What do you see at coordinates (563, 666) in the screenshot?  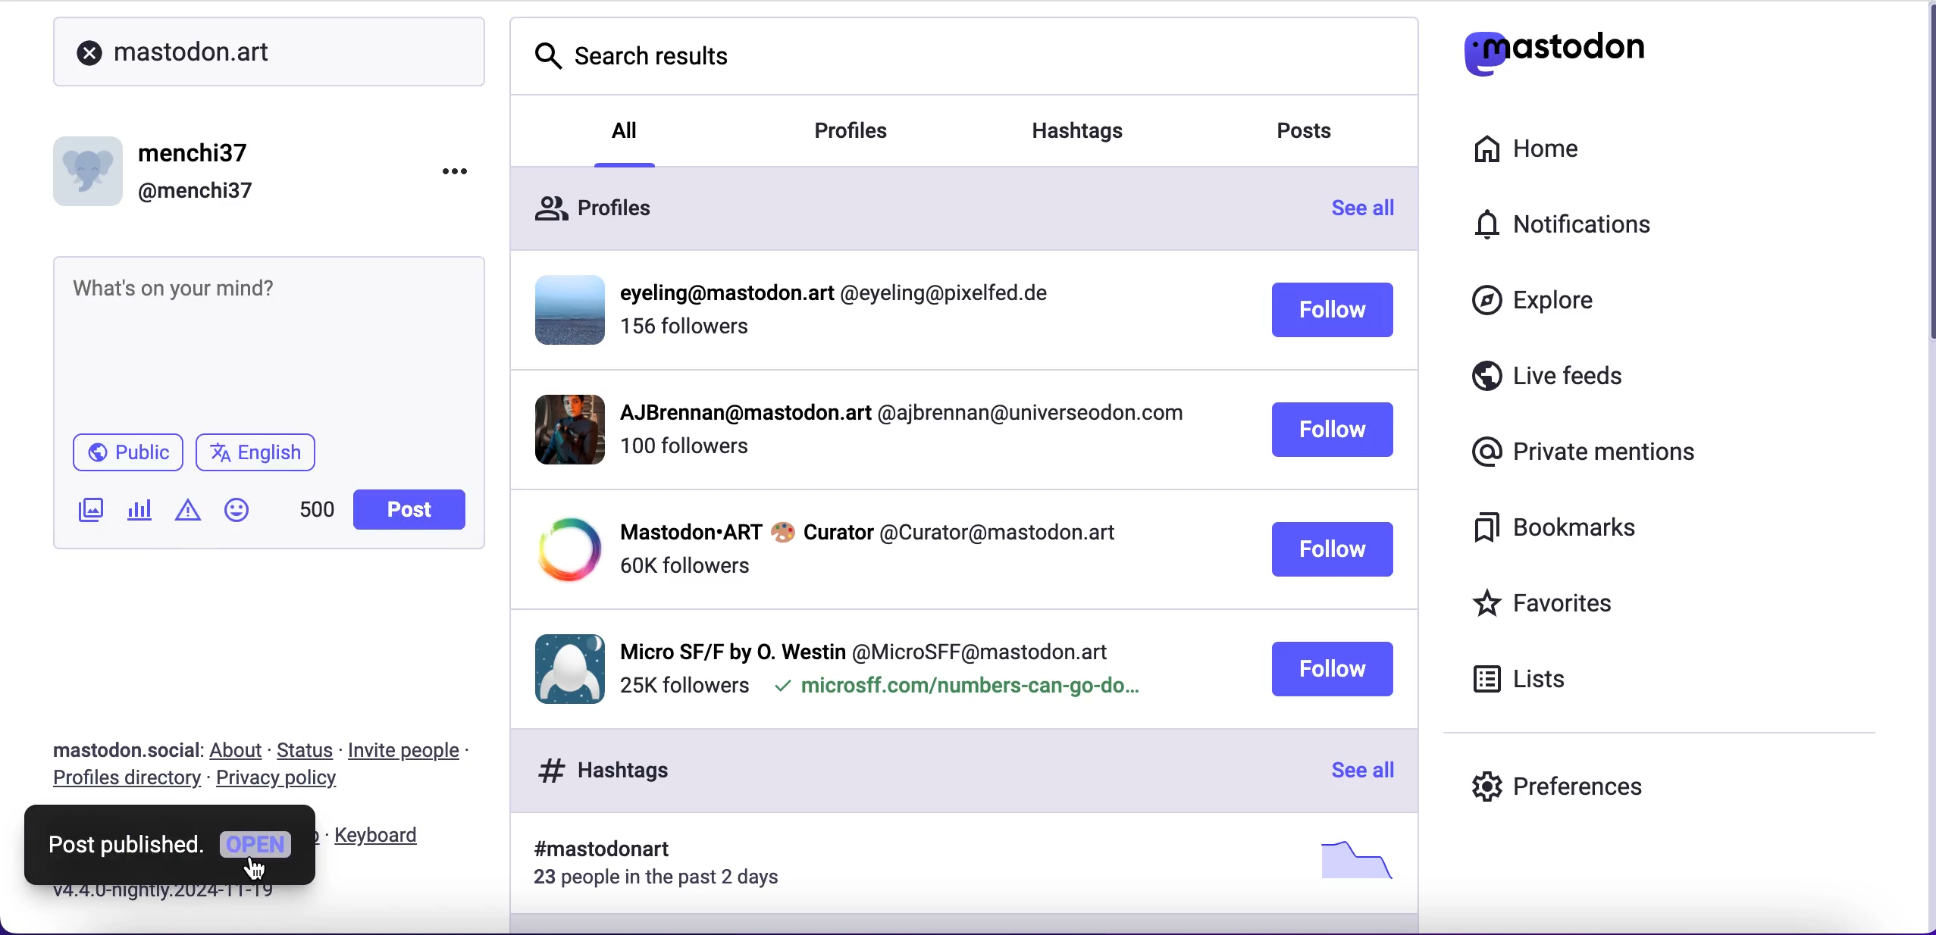 I see `display picture` at bounding box center [563, 666].